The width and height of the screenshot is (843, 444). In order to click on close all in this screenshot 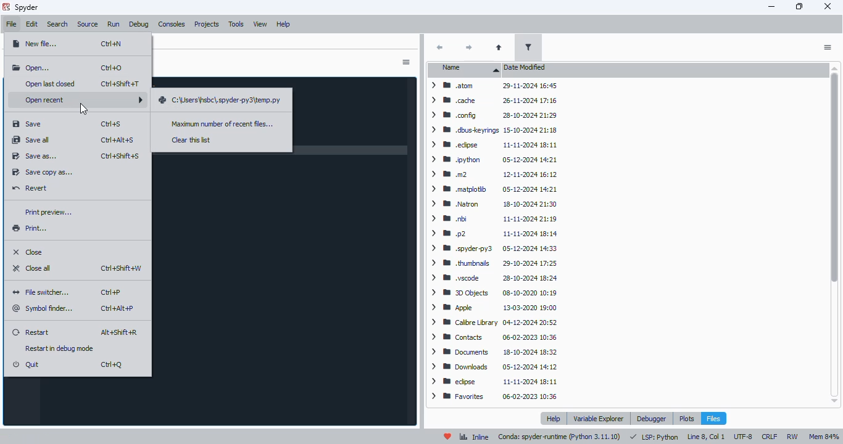, I will do `click(32, 268)`.